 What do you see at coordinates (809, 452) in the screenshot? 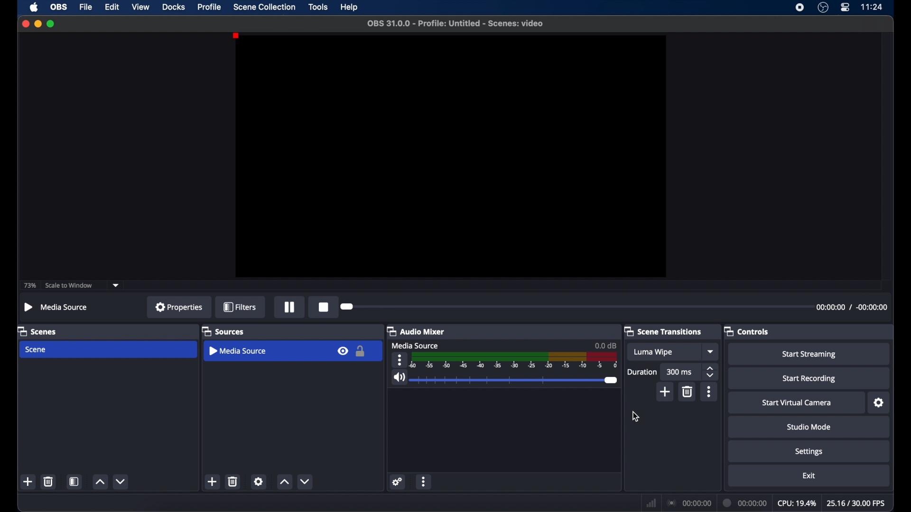
I see `settings` at bounding box center [809, 452].